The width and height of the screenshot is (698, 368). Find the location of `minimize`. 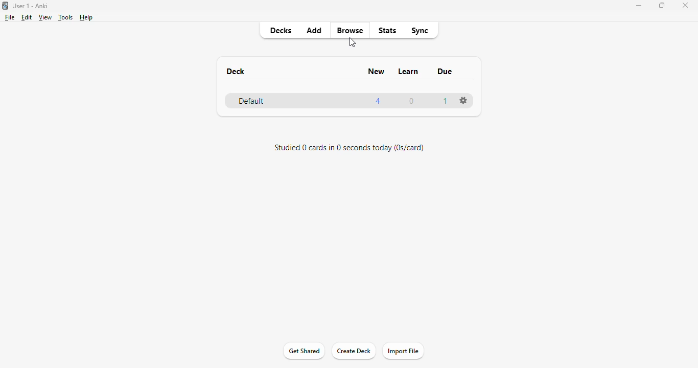

minimize is located at coordinates (638, 6).